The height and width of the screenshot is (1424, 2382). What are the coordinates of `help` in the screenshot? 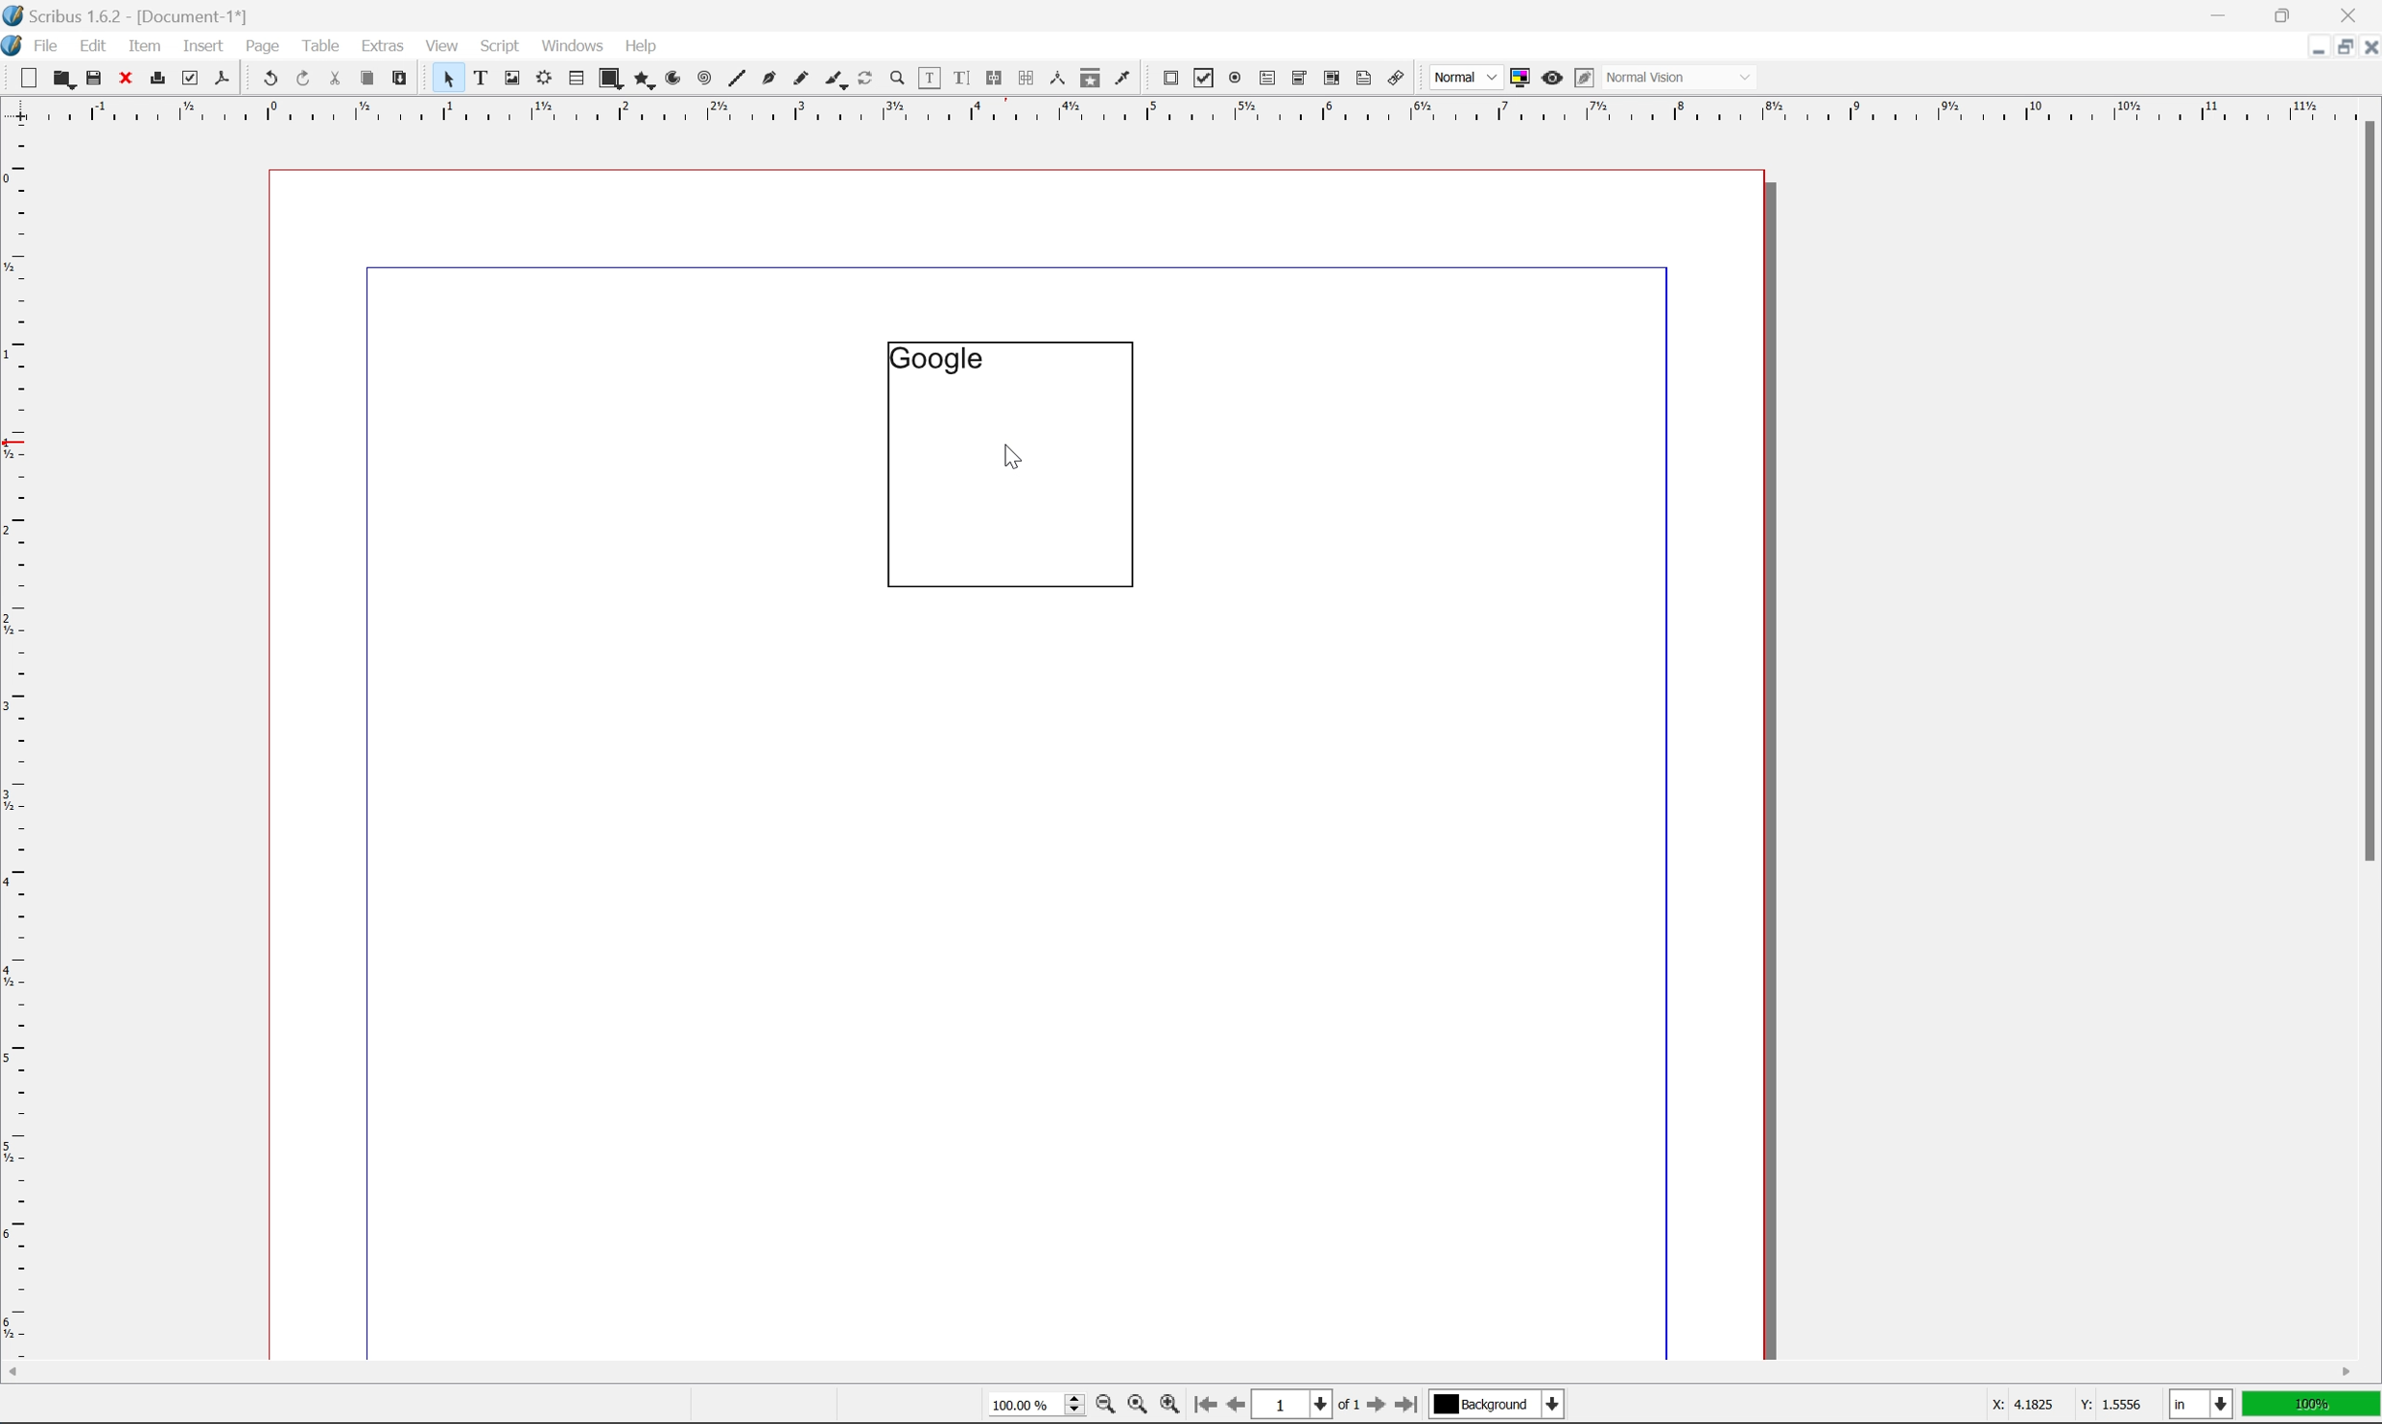 It's located at (640, 46).